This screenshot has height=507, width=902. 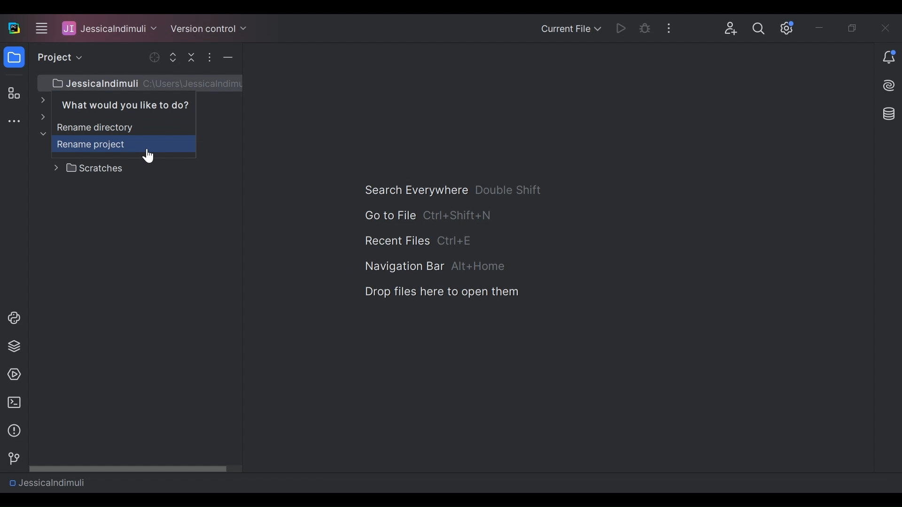 I want to click on Horizontal Scroll bar, so click(x=136, y=468).